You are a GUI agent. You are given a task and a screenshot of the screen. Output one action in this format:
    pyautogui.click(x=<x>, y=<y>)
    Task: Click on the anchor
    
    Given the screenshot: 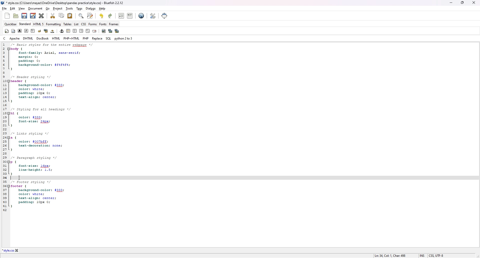 What is the action you would take?
    pyautogui.click(x=62, y=31)
    